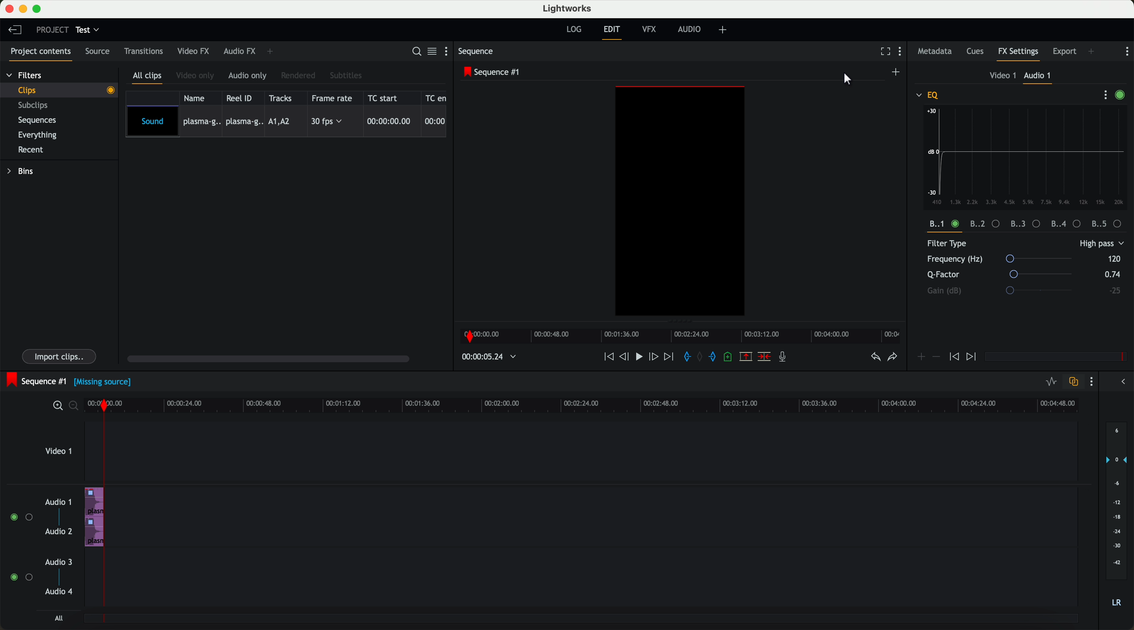 This screenshot has height=630, width=1134. I want to click on imported sound, so click(287, 122).